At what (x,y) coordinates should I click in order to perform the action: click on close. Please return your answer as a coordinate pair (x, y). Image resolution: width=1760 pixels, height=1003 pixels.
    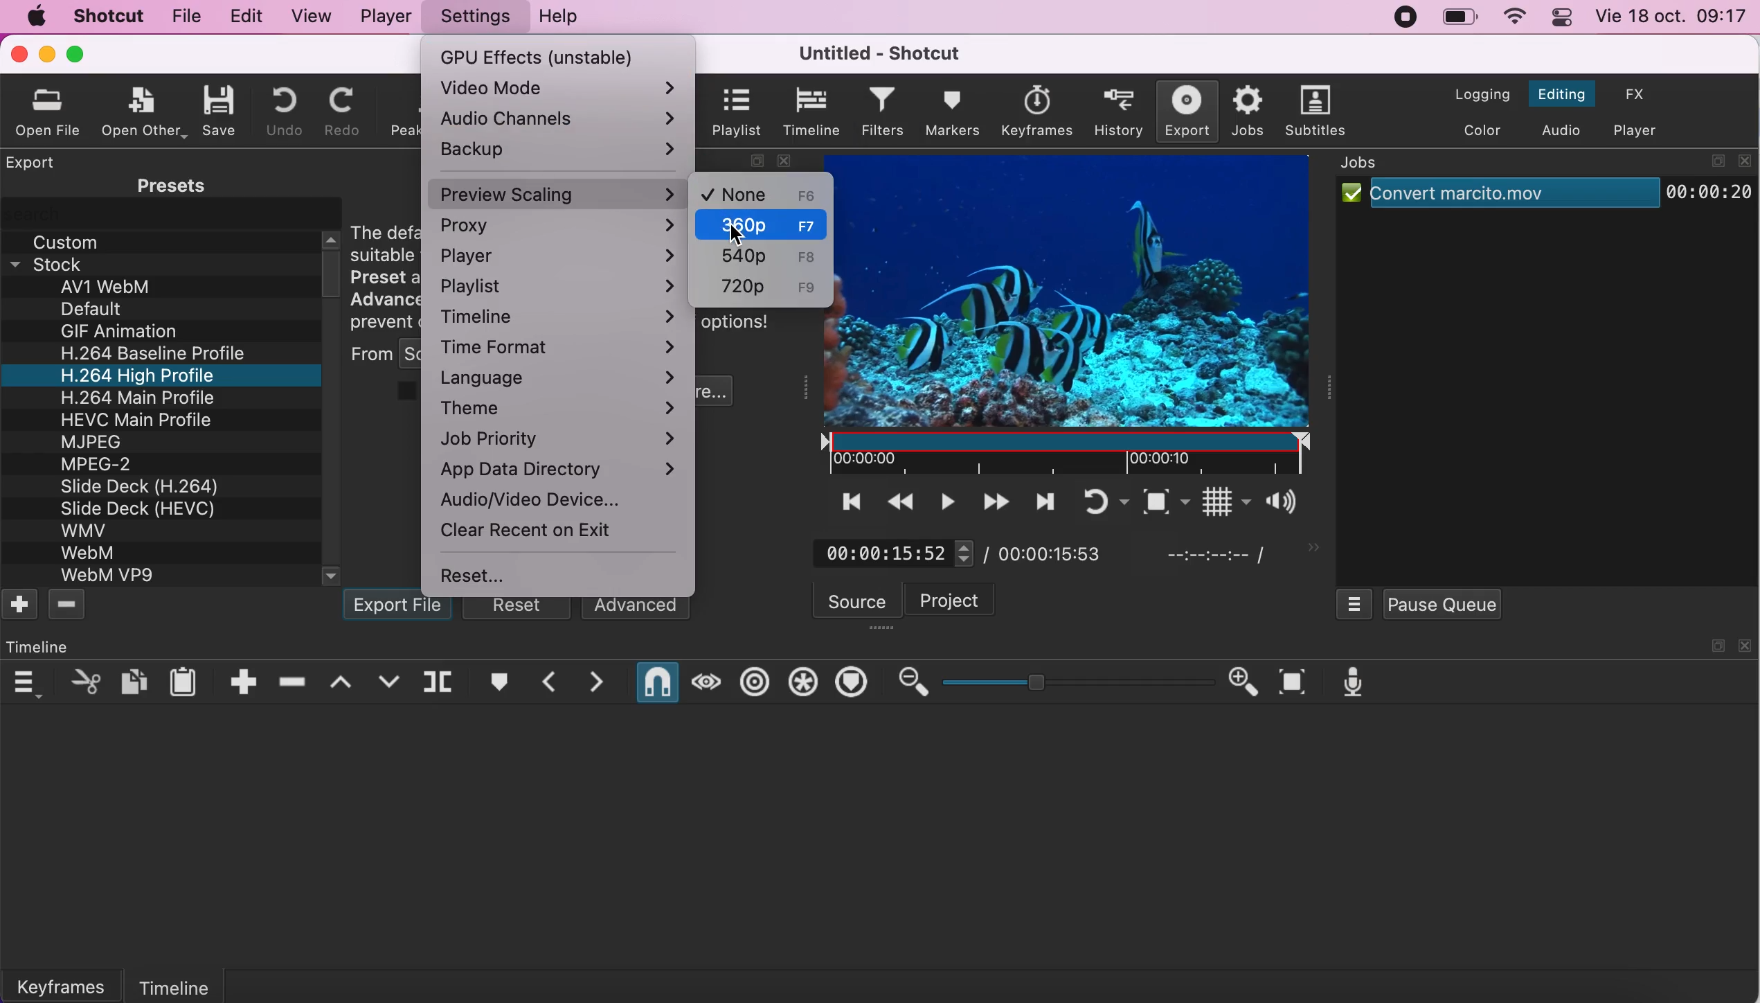
    Looking at the image, I should click on (17, 53).